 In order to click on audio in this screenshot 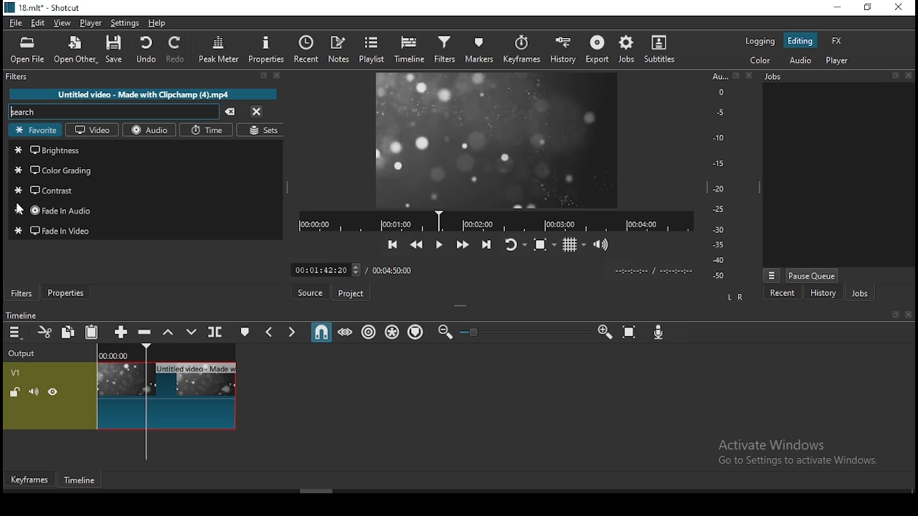, I will do `click(151, 130)`.